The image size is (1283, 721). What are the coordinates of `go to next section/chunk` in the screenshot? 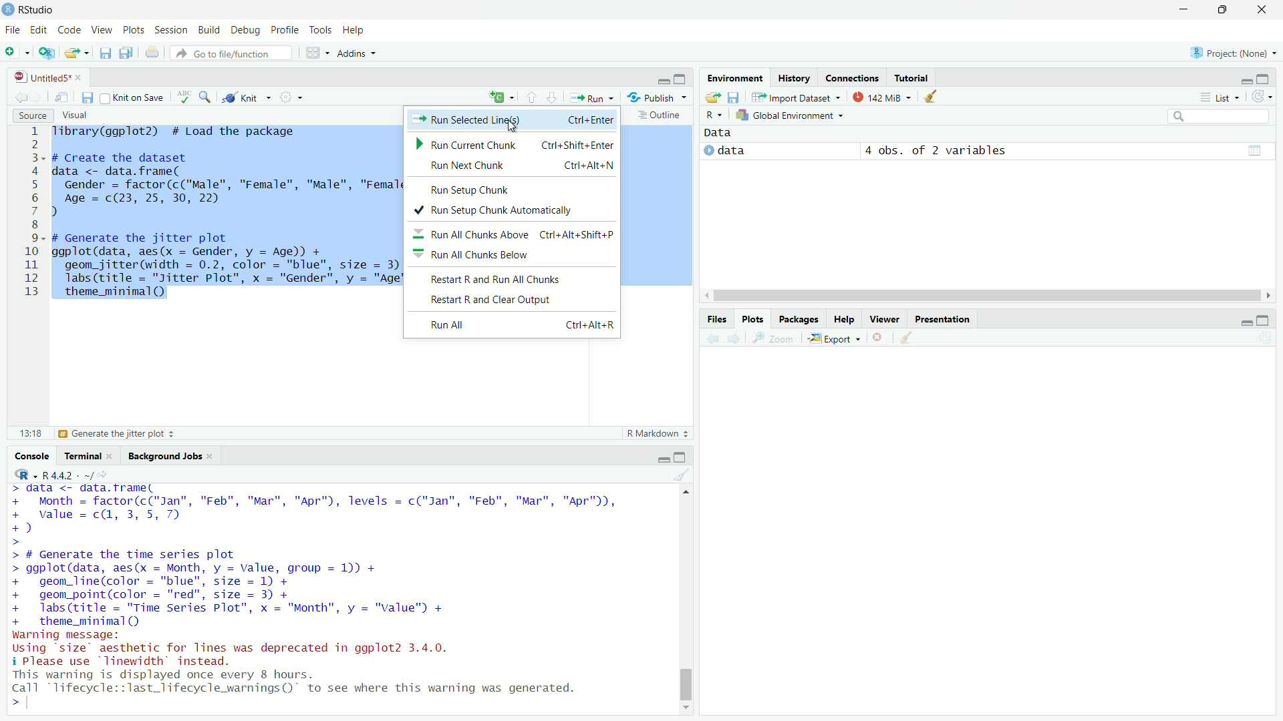 It's located at (553, 97).